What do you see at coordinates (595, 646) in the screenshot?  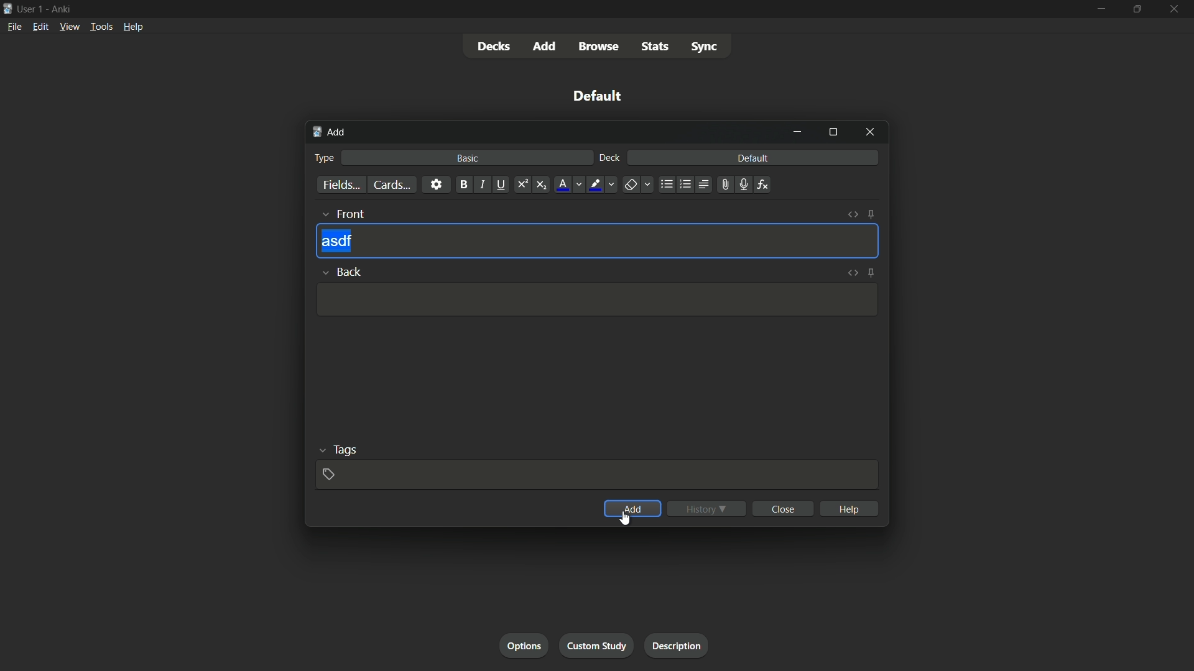 I see `custom study` at bounding box center [595, 646].